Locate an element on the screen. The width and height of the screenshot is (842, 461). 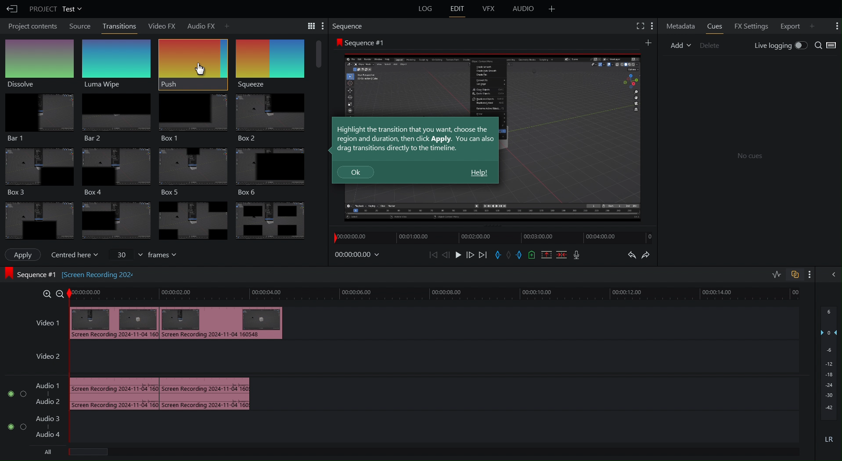
Preview is located at coordinates (572, 137).